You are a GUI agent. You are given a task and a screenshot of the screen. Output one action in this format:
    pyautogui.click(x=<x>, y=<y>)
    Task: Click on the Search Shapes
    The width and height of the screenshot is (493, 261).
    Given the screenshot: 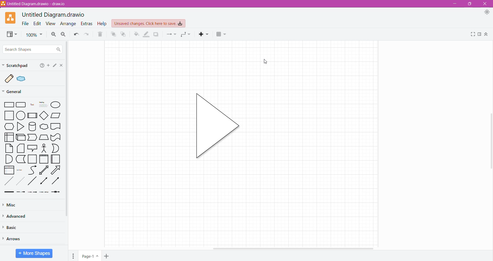 What is the action you would take?
    pyautogui.click(x=32, y=49)
    